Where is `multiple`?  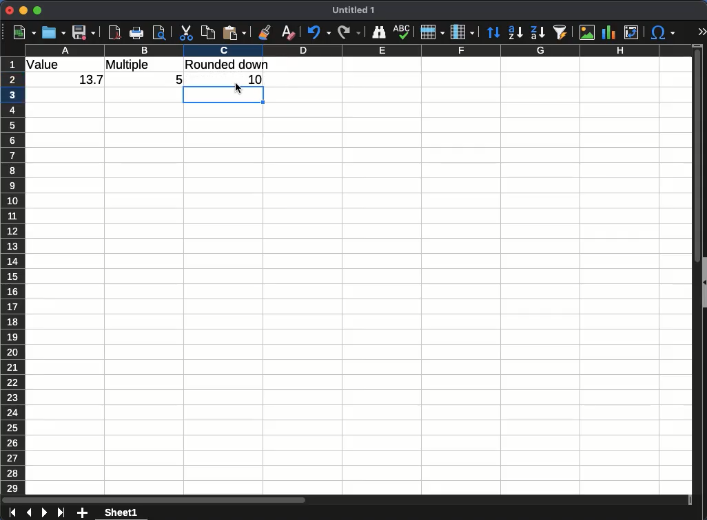
multiple is located at coordinates (130, 65).